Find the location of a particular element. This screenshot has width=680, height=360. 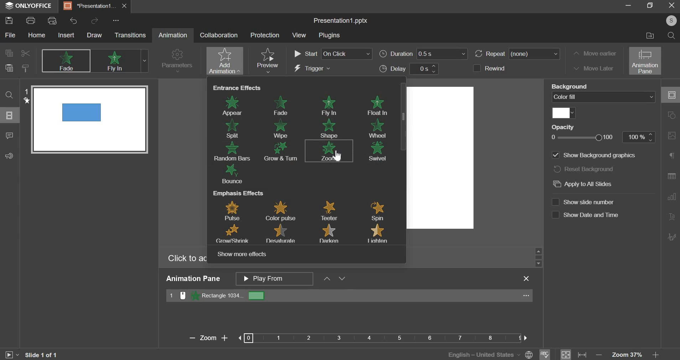

none is located at coordinates (66, 60).